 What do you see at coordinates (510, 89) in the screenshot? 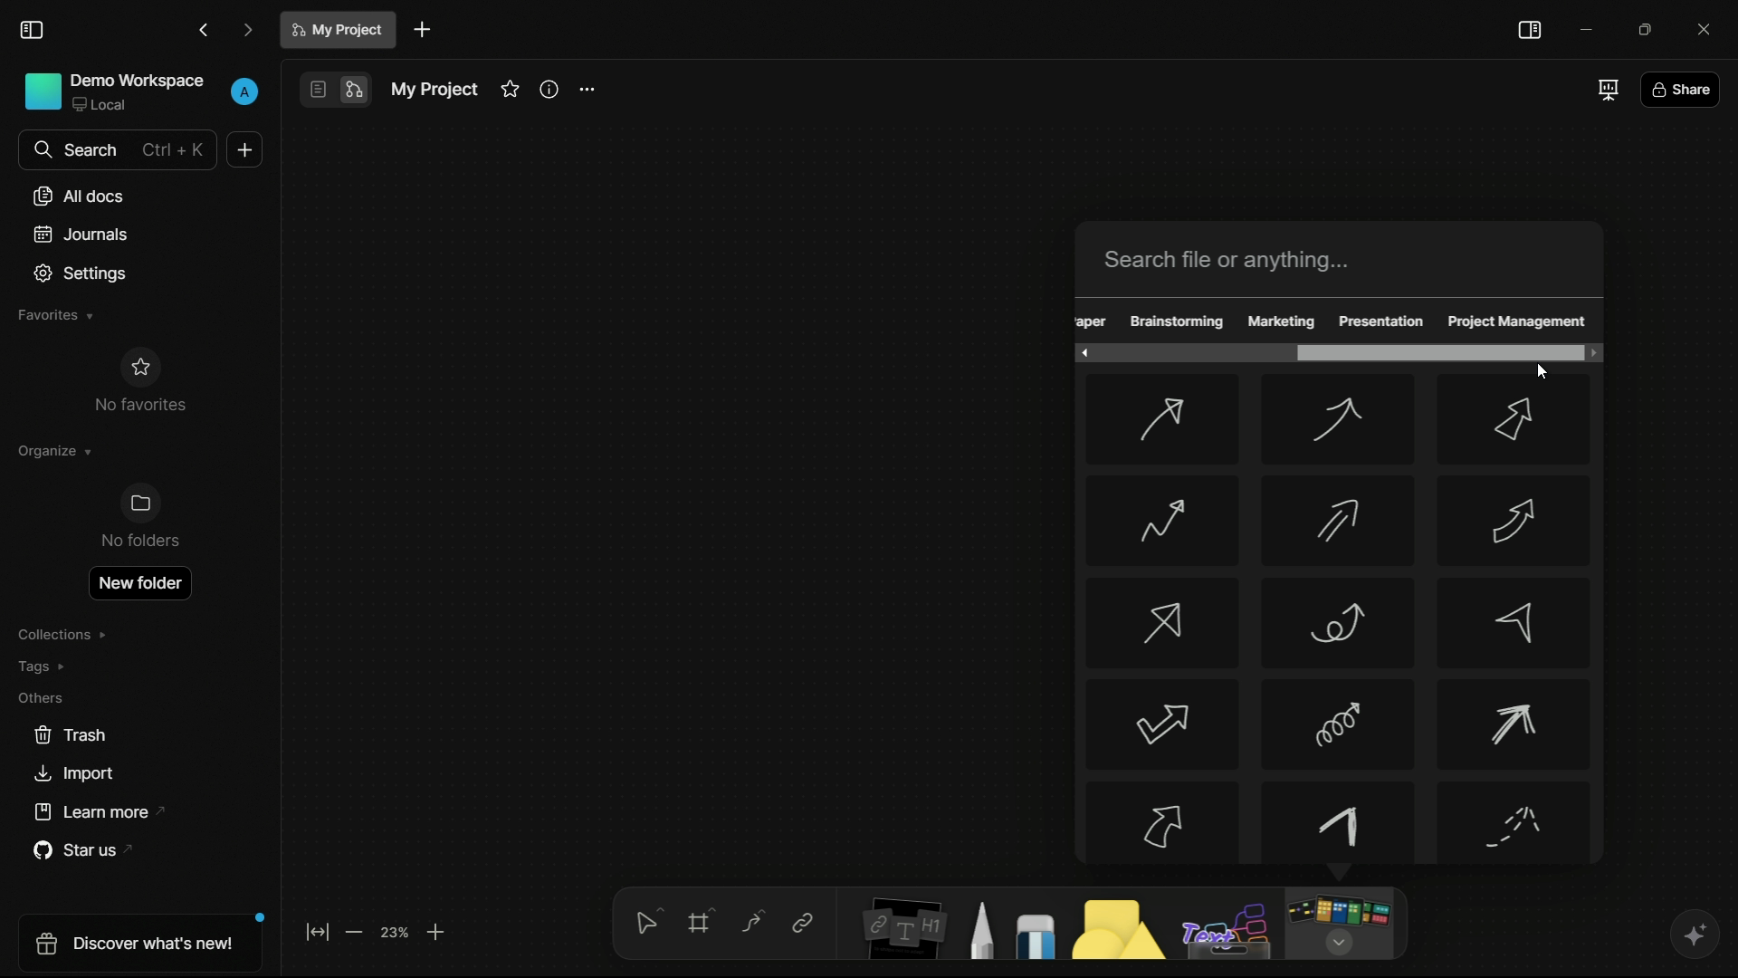
I see `favorites` at bounding box center [510, 89].